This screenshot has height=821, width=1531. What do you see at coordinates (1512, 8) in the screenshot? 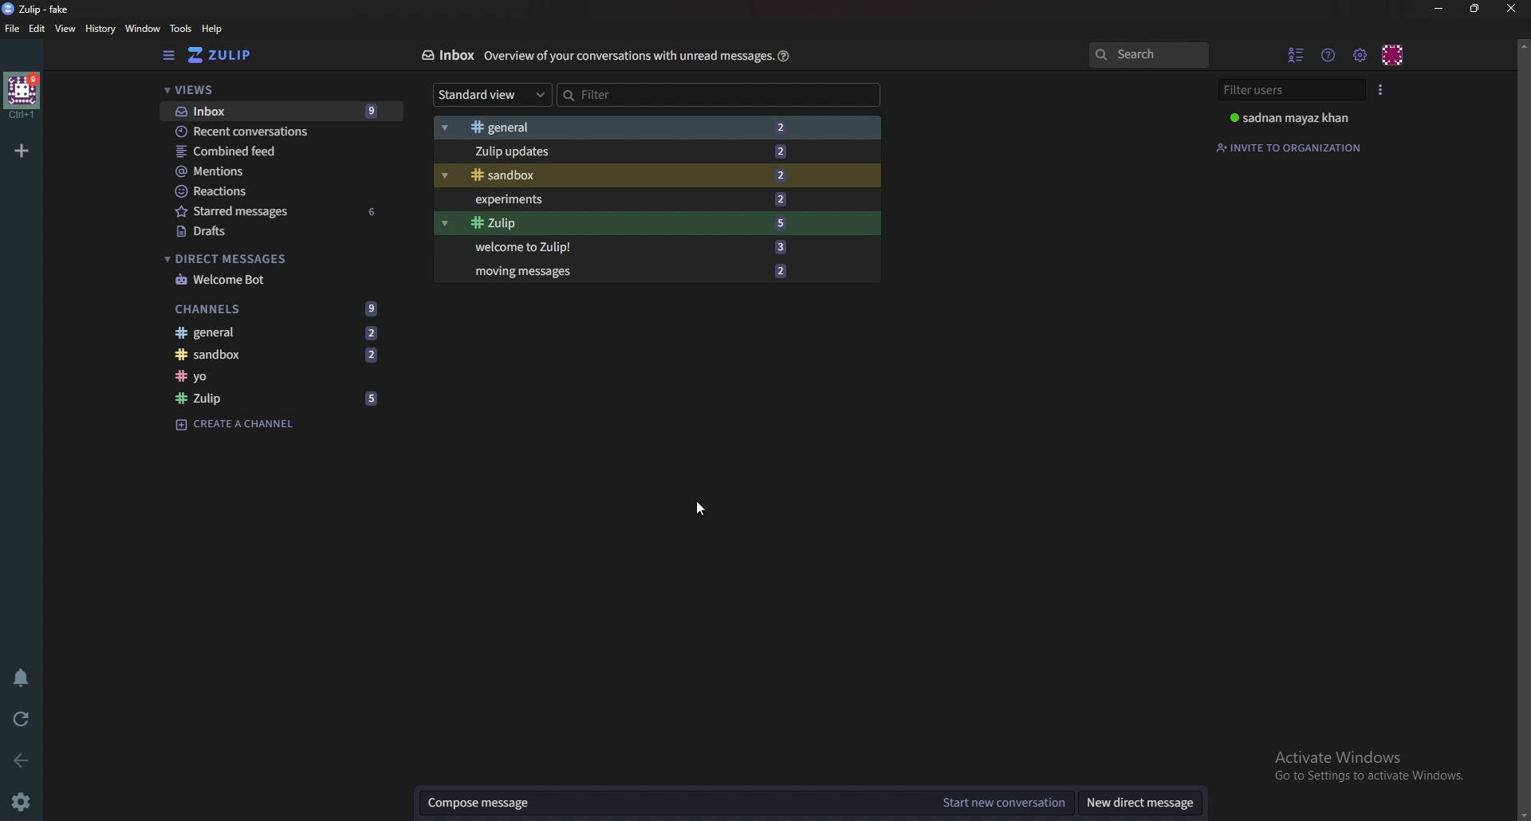
I see `close` at bounding box center [1512, 8].